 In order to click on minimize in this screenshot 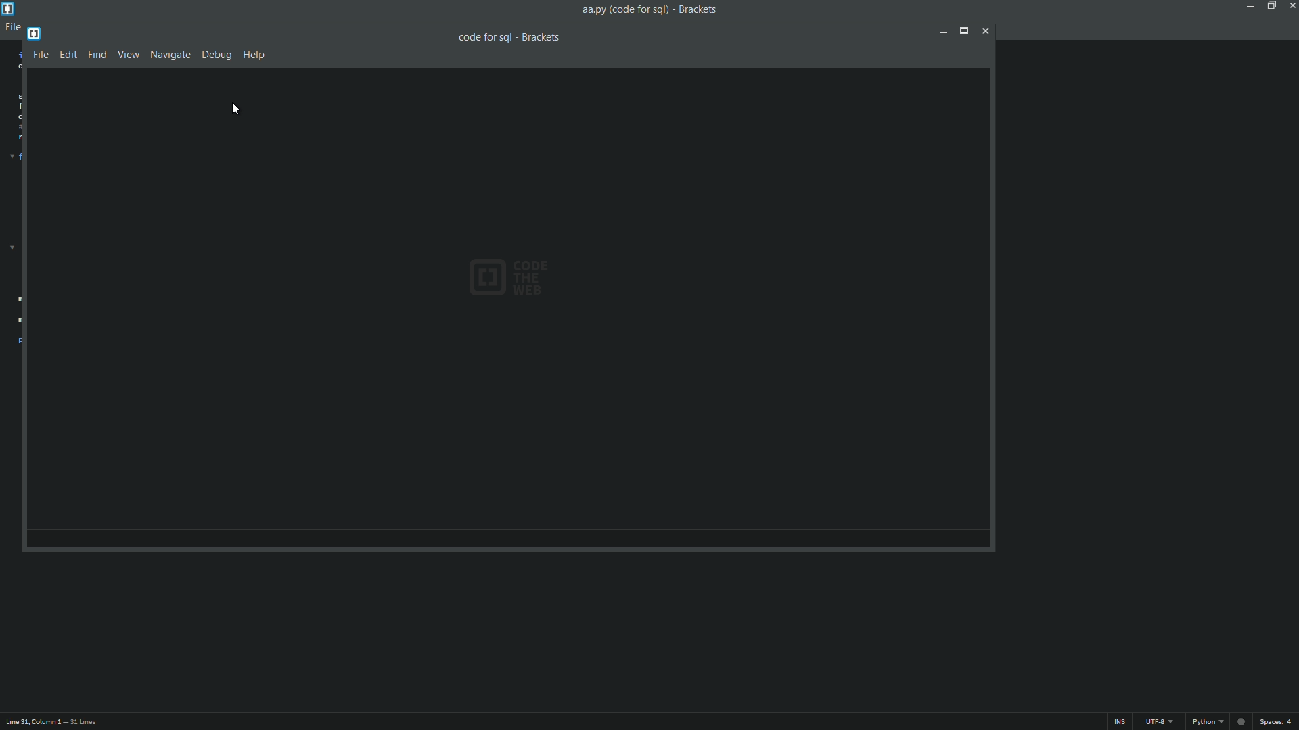, I will do `click(1250, 6)`.